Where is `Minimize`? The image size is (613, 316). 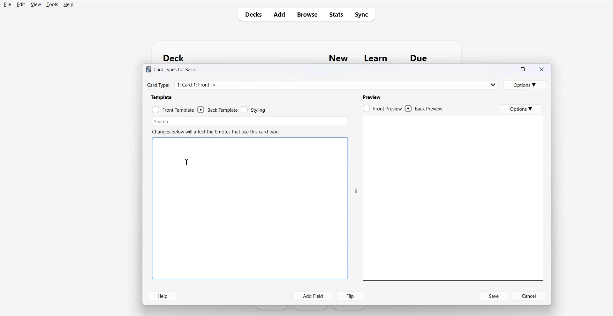 Minimize is located at coordinates (505, 70).